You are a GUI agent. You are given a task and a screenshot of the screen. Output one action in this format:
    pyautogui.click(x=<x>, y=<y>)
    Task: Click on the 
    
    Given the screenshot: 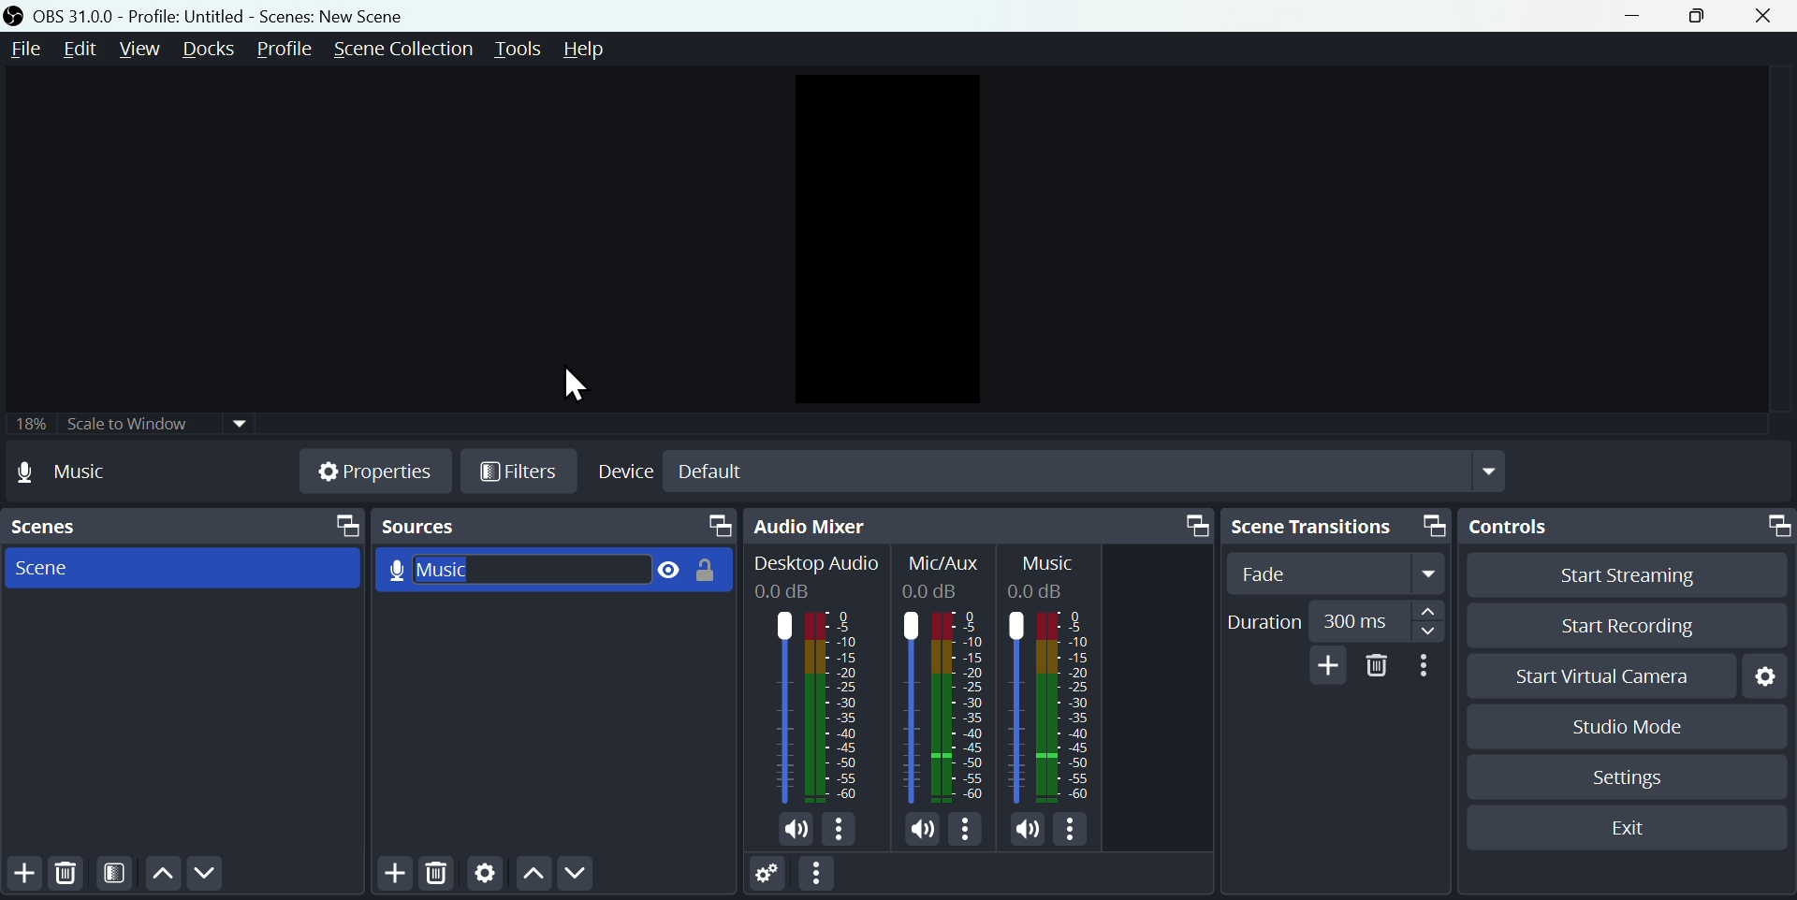 What is the action you would take?
    pyautogui.click(x=1046, y=561)
    